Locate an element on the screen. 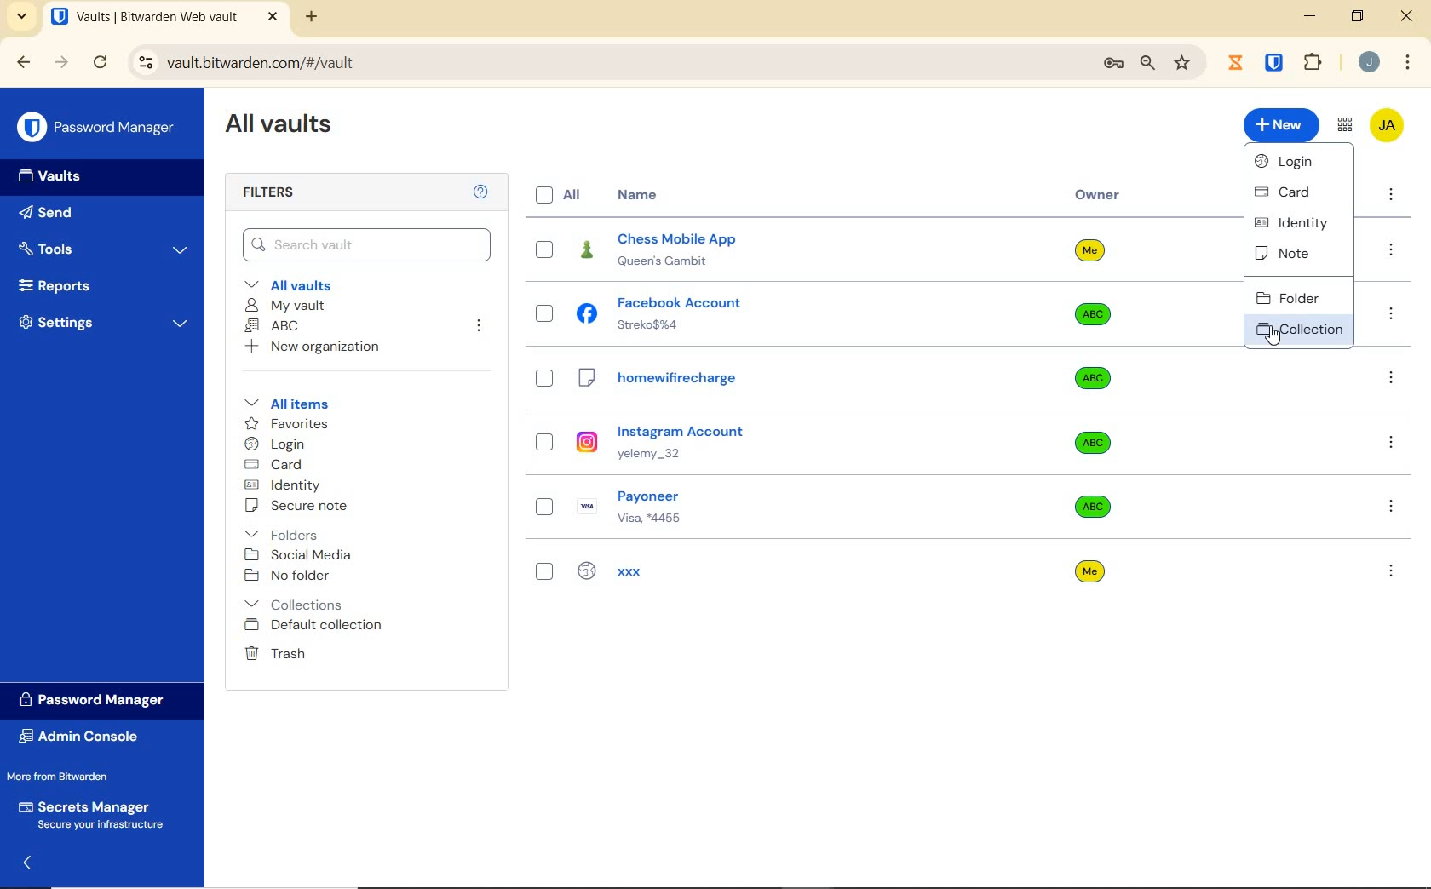  restore is located at coordinates (1358, 16).